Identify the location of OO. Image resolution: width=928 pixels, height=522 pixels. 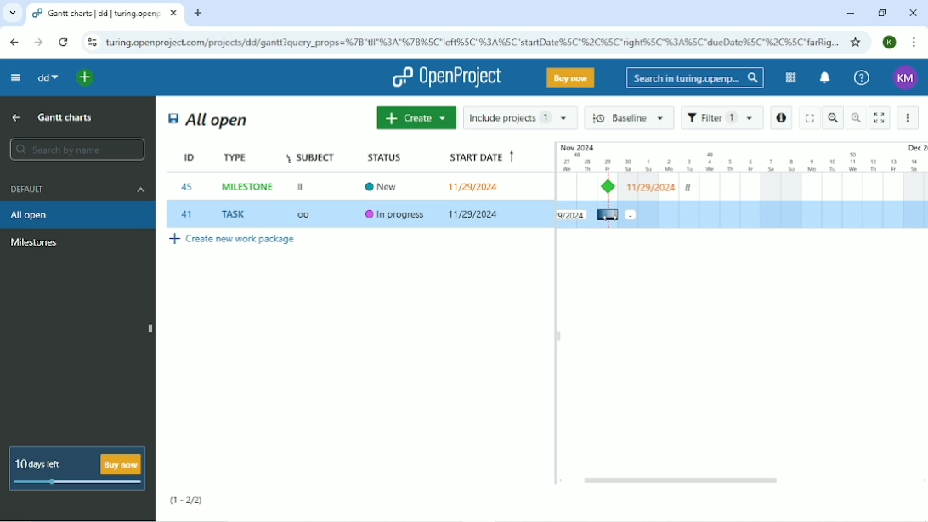
(308, 216).